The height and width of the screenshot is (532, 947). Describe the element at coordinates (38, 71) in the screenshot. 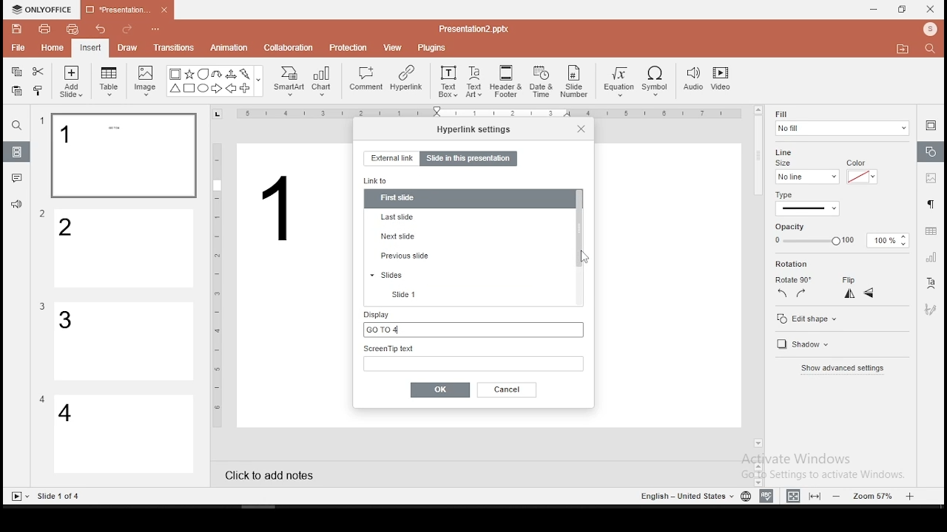

I see `cut` at that location.